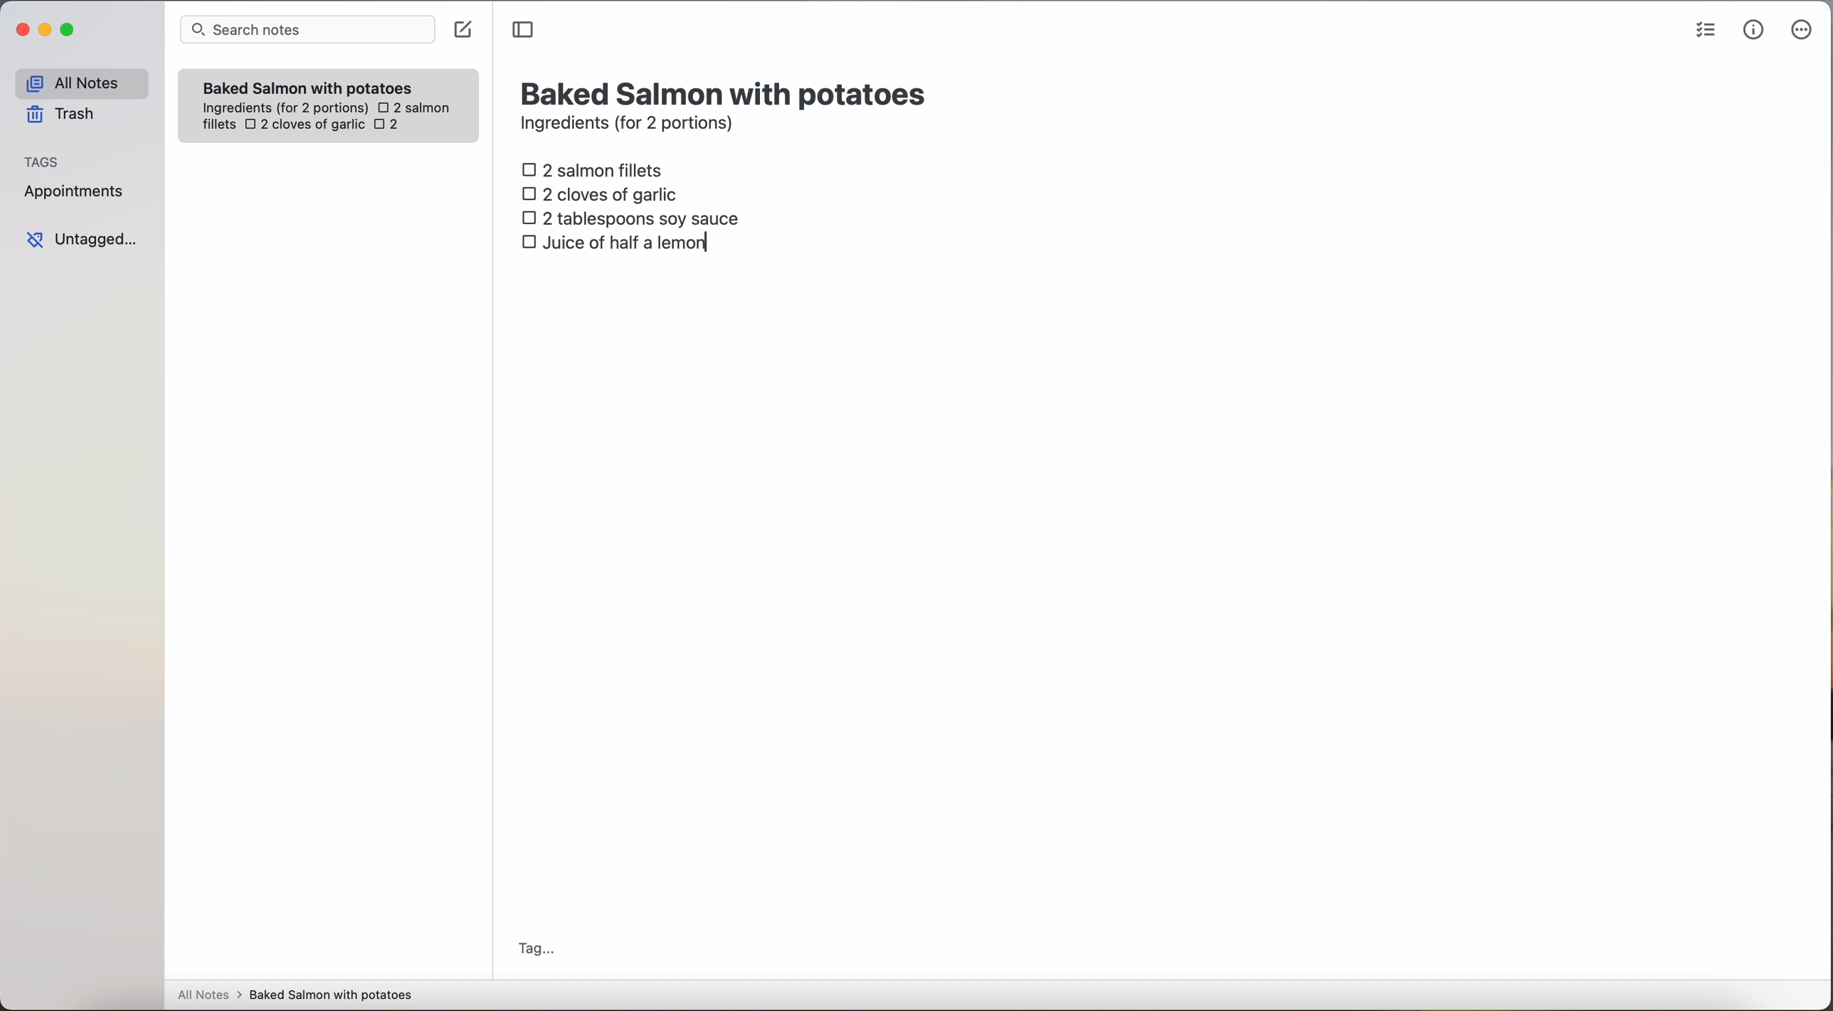 Image resolution: width=1833 pixels, height=1011 pixels. Describe the element at coordinates (535, 951) in the screenshot. I see `tag` at that location.